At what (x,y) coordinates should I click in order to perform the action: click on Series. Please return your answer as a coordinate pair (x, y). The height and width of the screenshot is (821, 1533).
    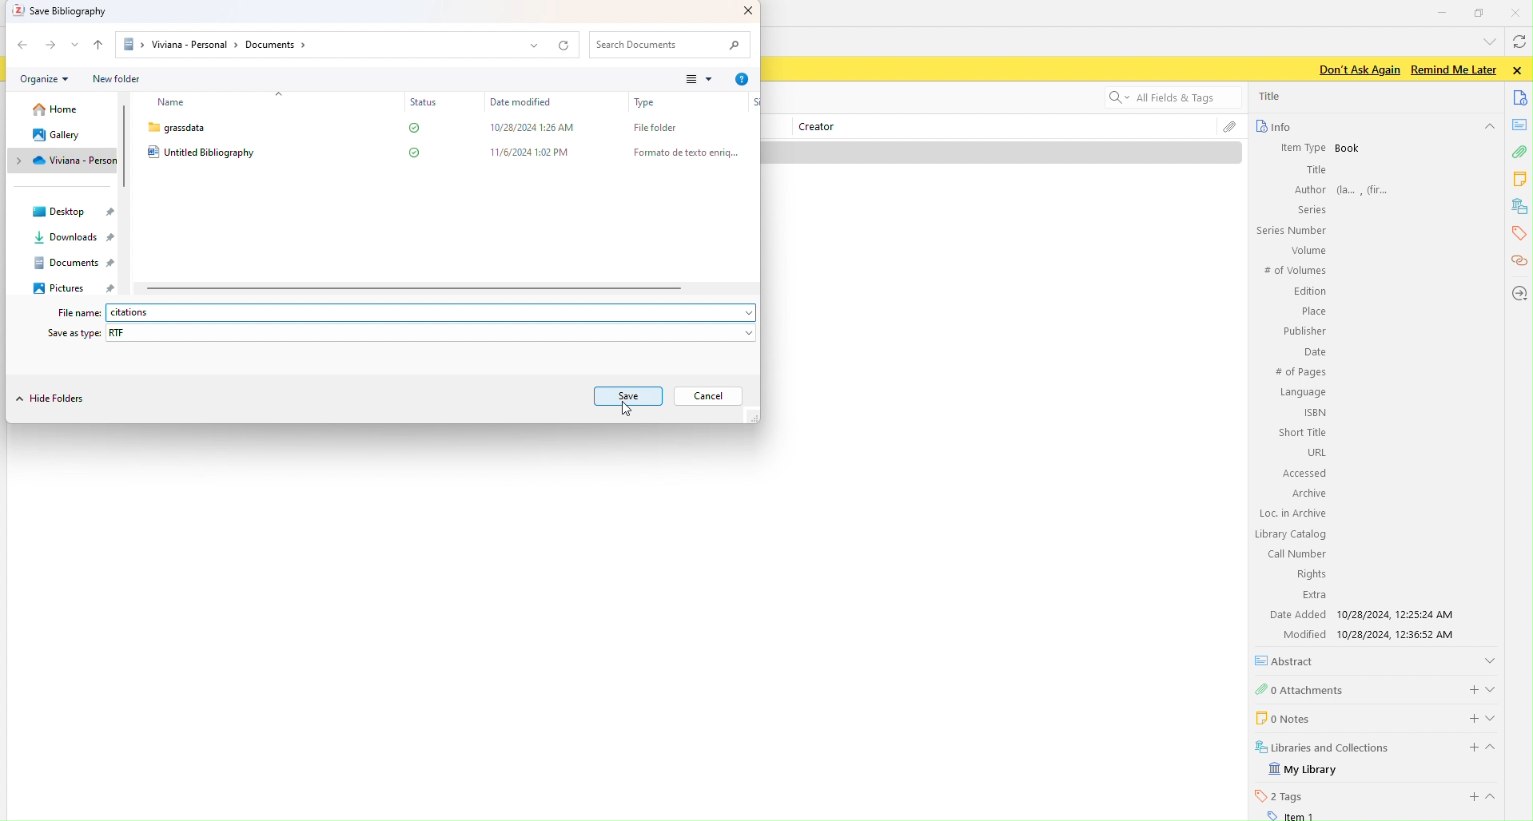
    Looking at the image, I should click on (1309, 209).